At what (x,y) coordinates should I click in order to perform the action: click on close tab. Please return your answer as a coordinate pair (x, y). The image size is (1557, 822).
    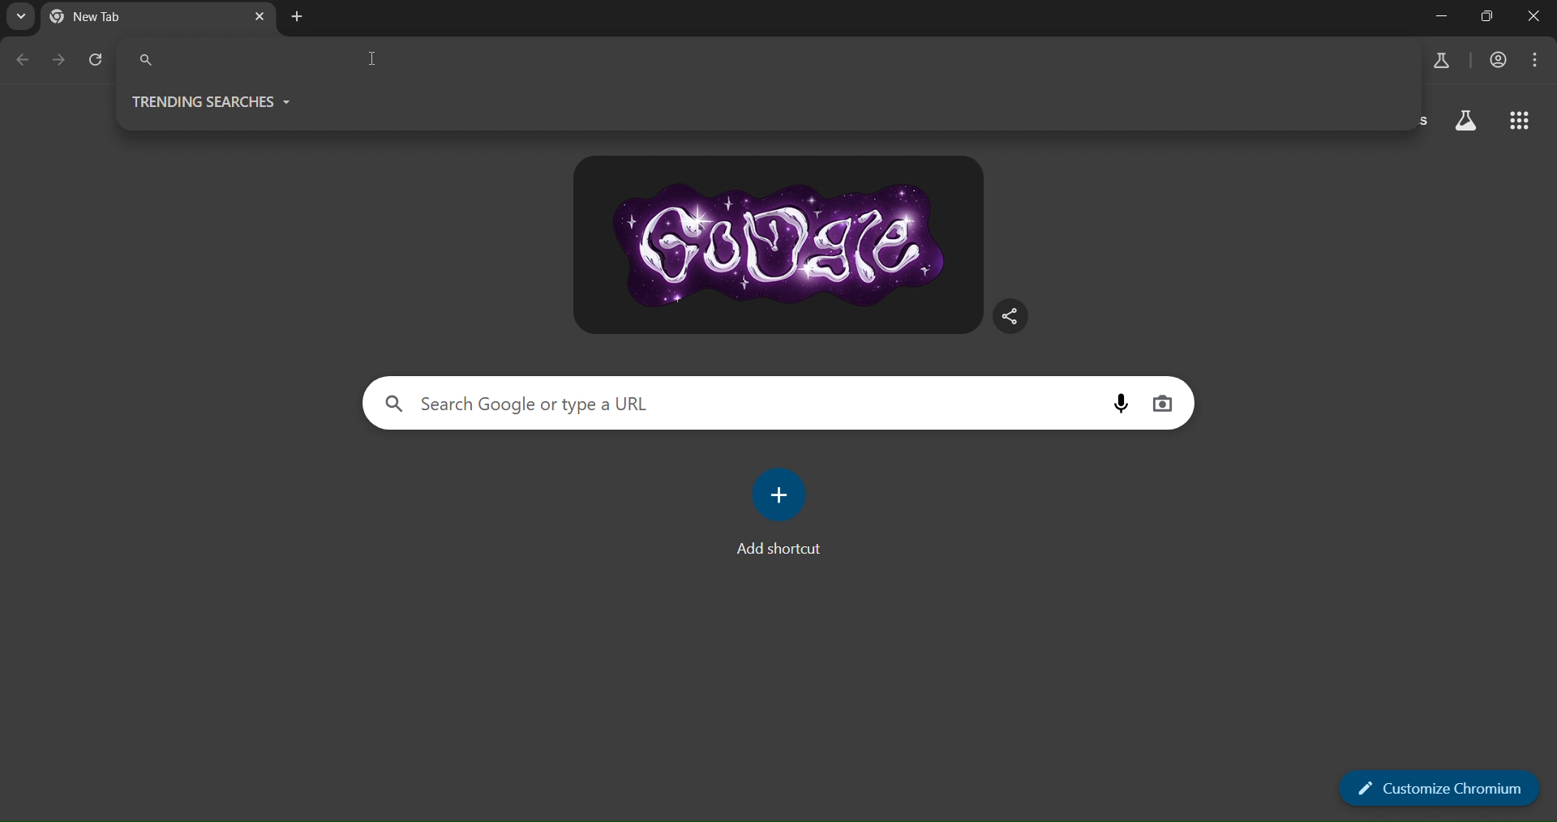
    Looking at the image, I should click on (259, 16).